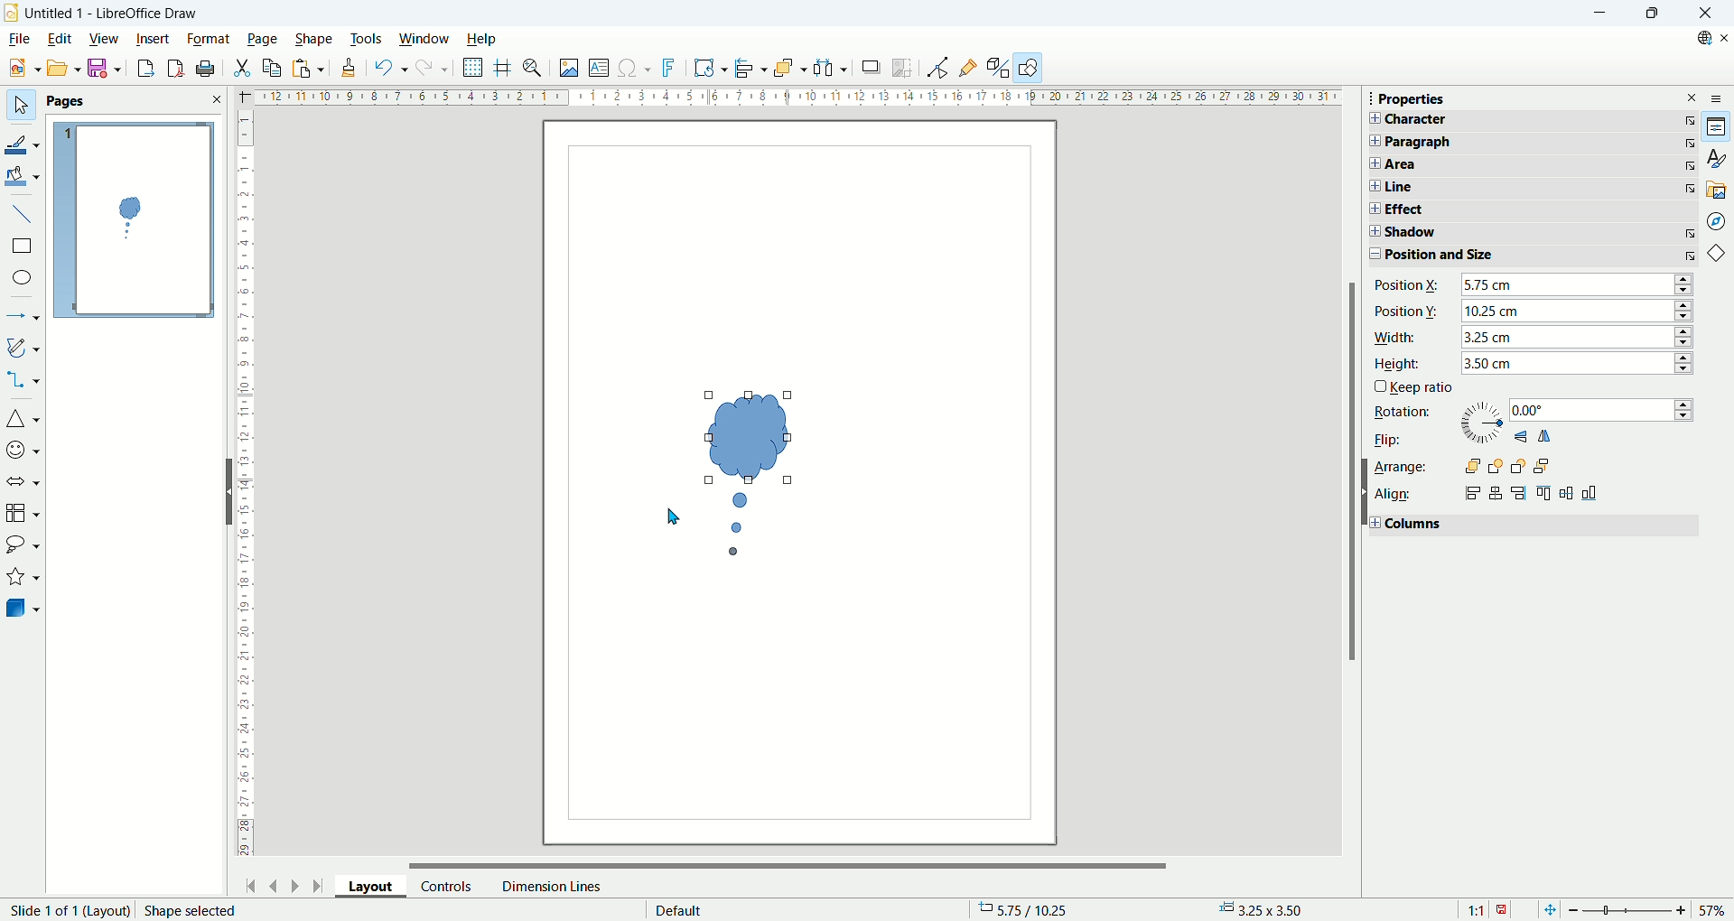 The width and height of the screenshot is (1734, 921). What do you see at coordinates (23, 479) in the screenshot?
I see `solid arrow` at bounding box center [23, 479].